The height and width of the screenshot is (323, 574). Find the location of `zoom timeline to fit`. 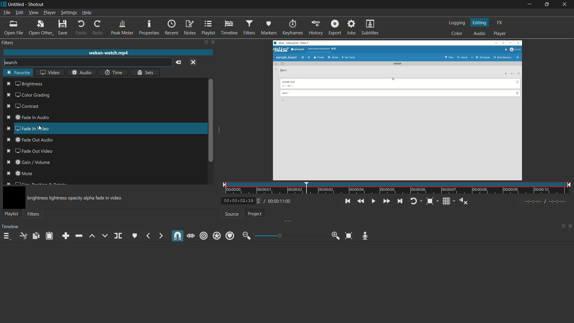

zoom timeline to fit is located at coordinates (349, 235).